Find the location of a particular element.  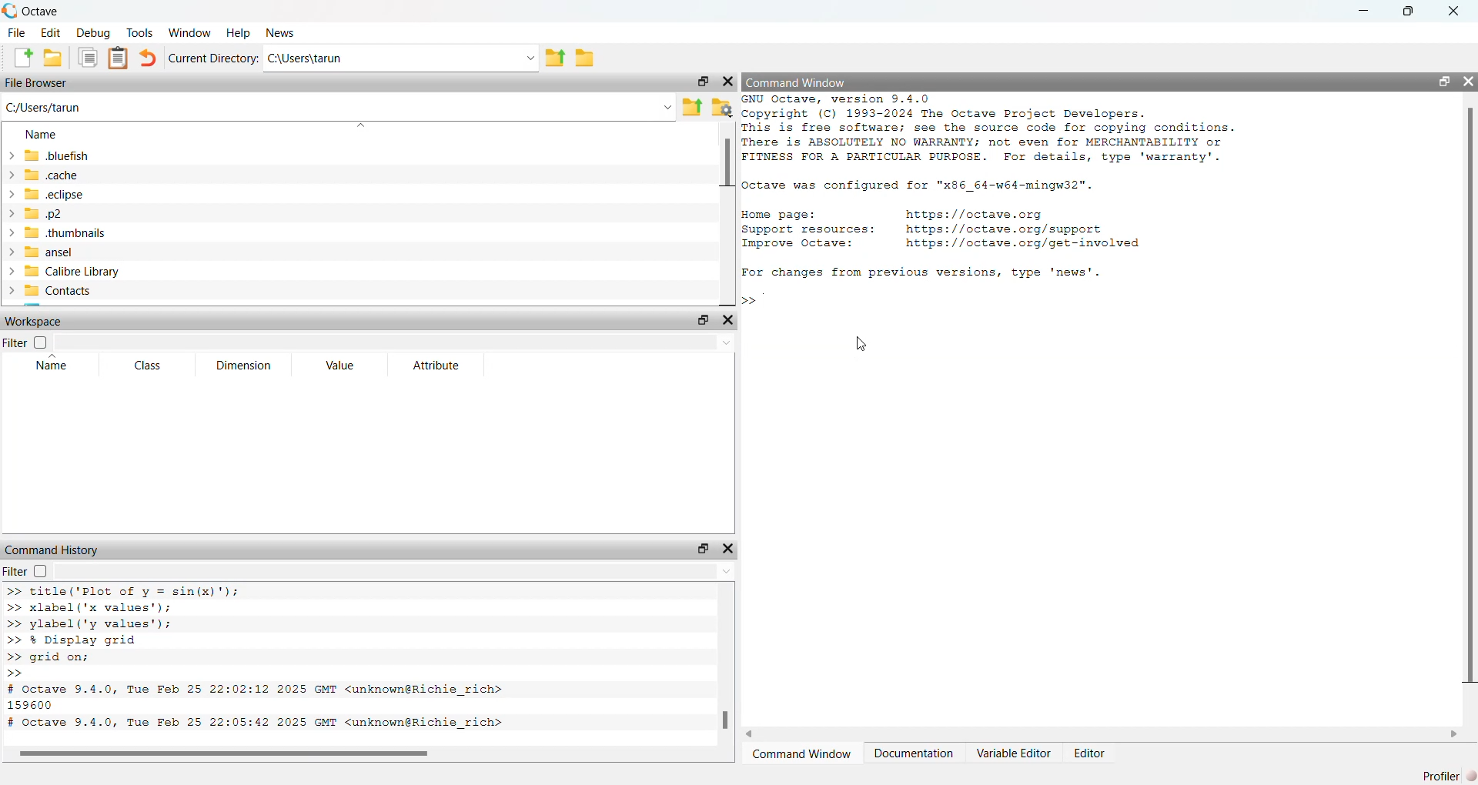

close is located at coordinates (729, 549).